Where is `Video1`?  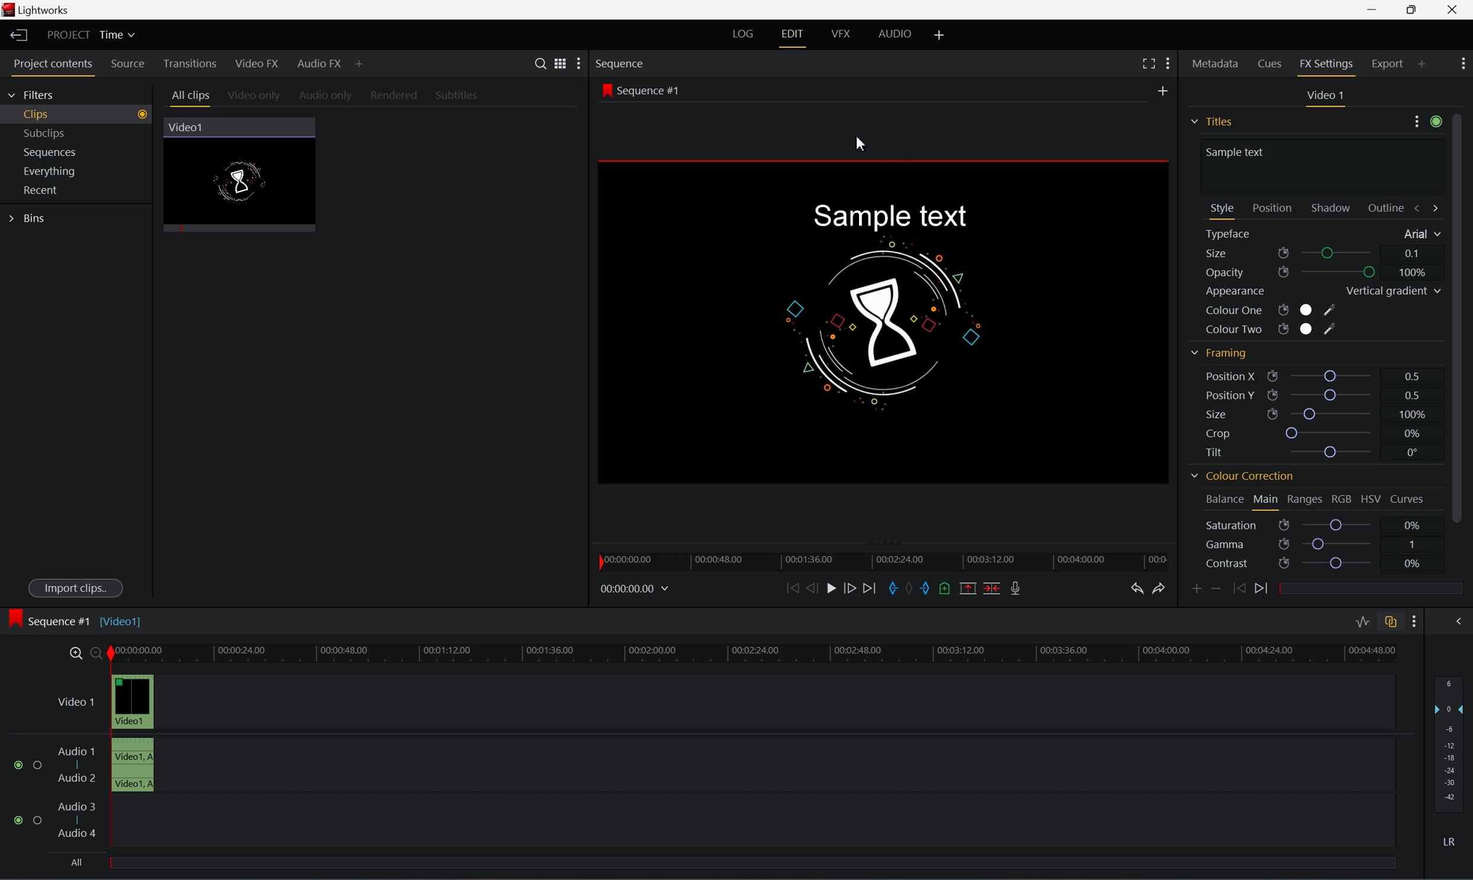 Video1 is located at coordinates (123, 621).